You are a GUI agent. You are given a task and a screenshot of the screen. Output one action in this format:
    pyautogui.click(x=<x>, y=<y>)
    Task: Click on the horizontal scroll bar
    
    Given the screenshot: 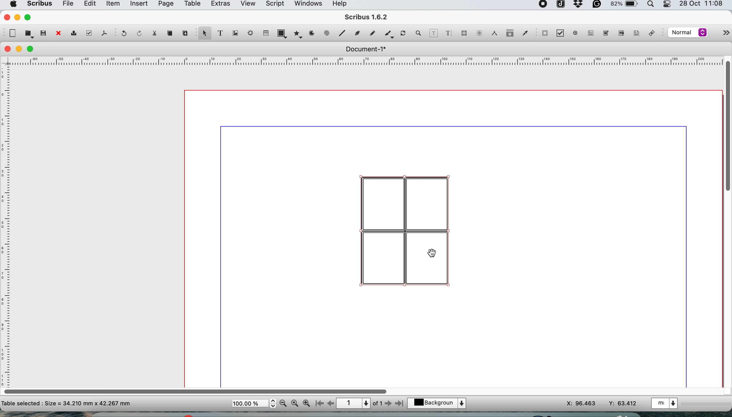 What is the action you would take?
    pyautogui.click(x=197, y=390)
    